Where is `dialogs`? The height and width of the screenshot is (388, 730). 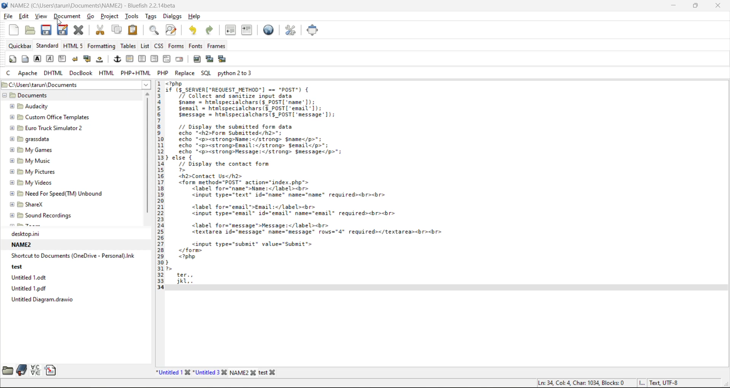 dialogs is located at coordinates (173, 17).